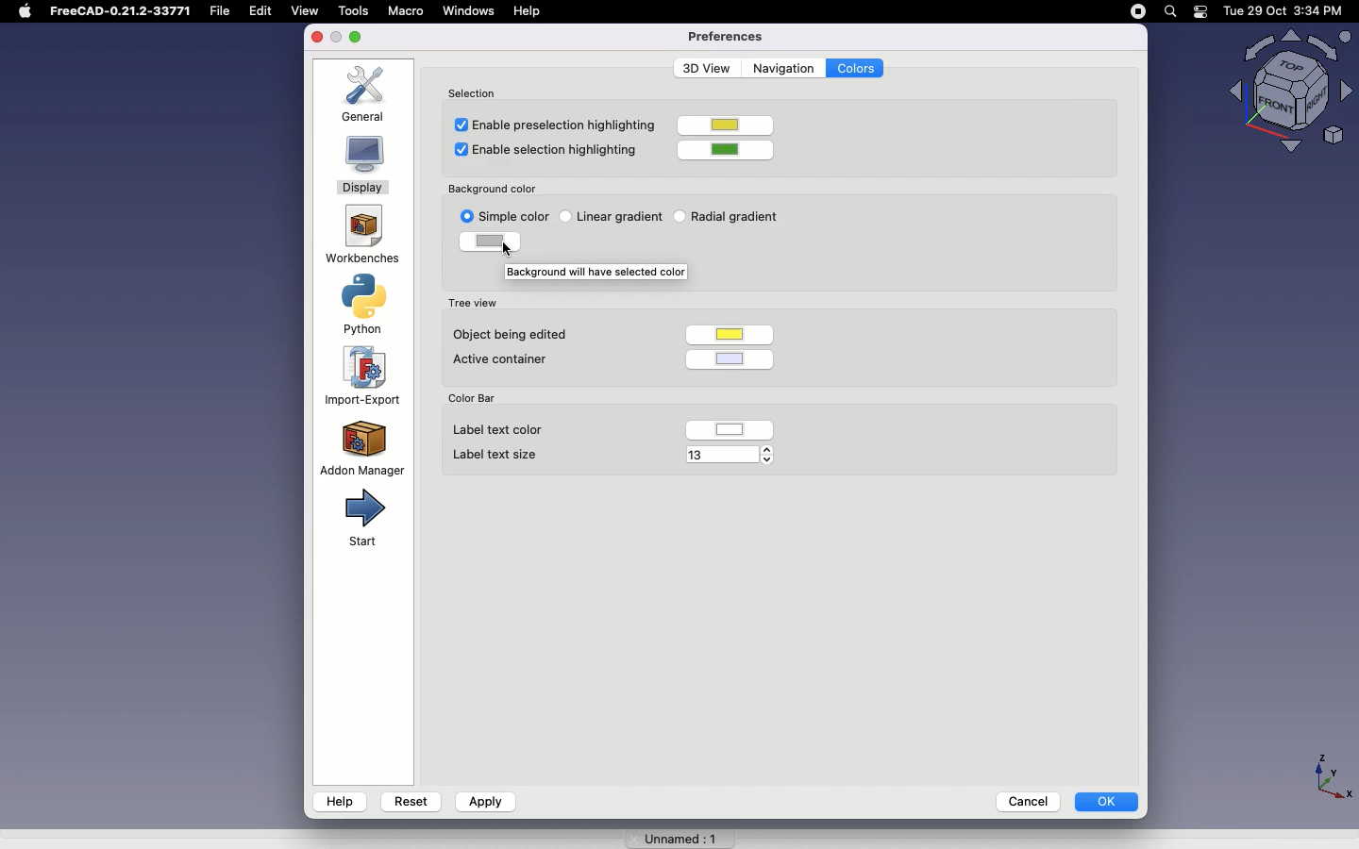  What do you see at coordinates (512, 360) in the screenshot?
I see `Active container` at bounding box center [512, 360].